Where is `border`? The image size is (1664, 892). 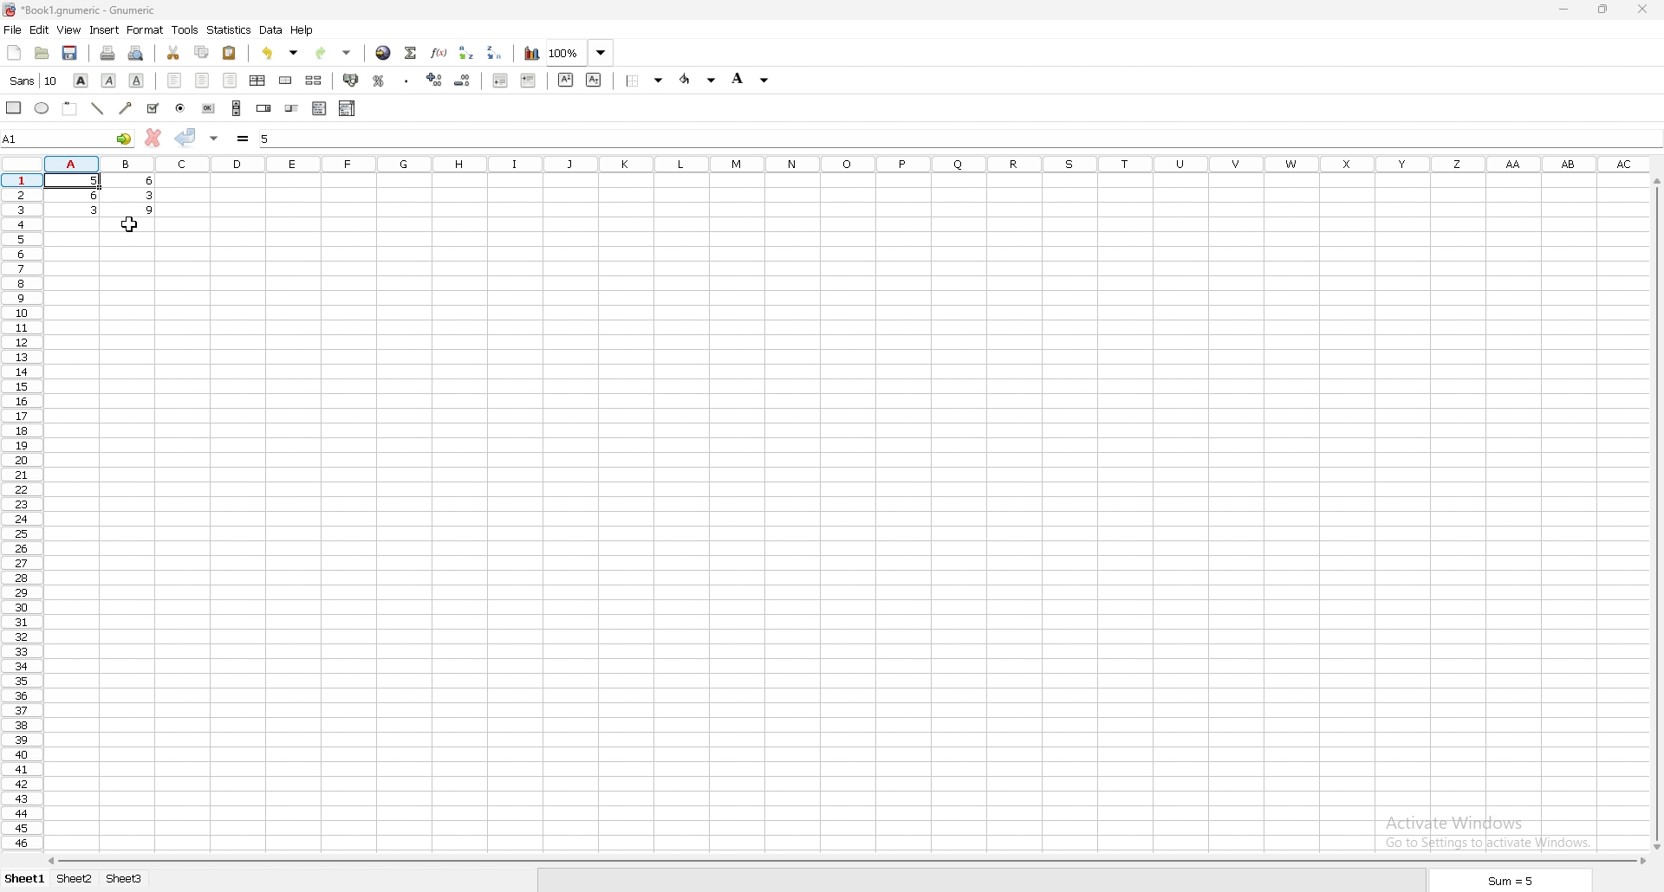 border is located at coordinates (641, 81).